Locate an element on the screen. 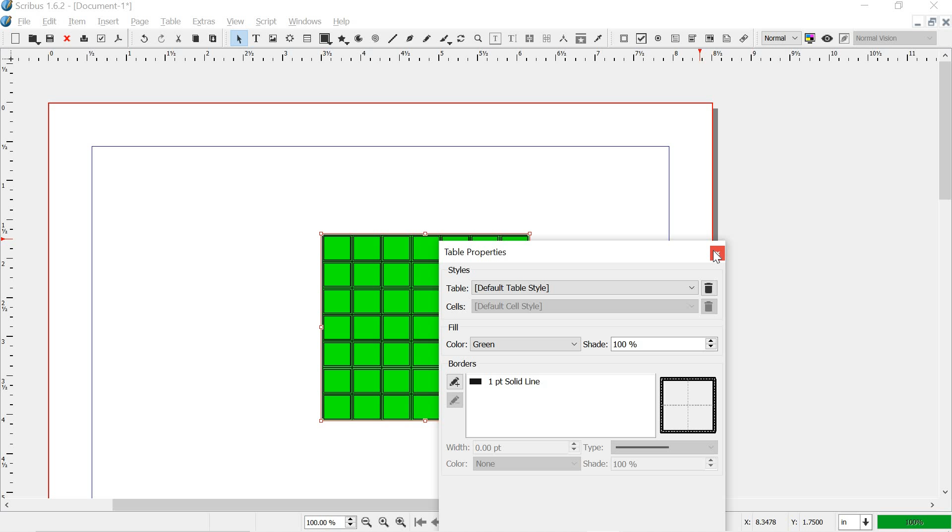 Image resolution: width=952 pixels, height=532 pixels. go to the perious page is located at coordinates (437, 522).